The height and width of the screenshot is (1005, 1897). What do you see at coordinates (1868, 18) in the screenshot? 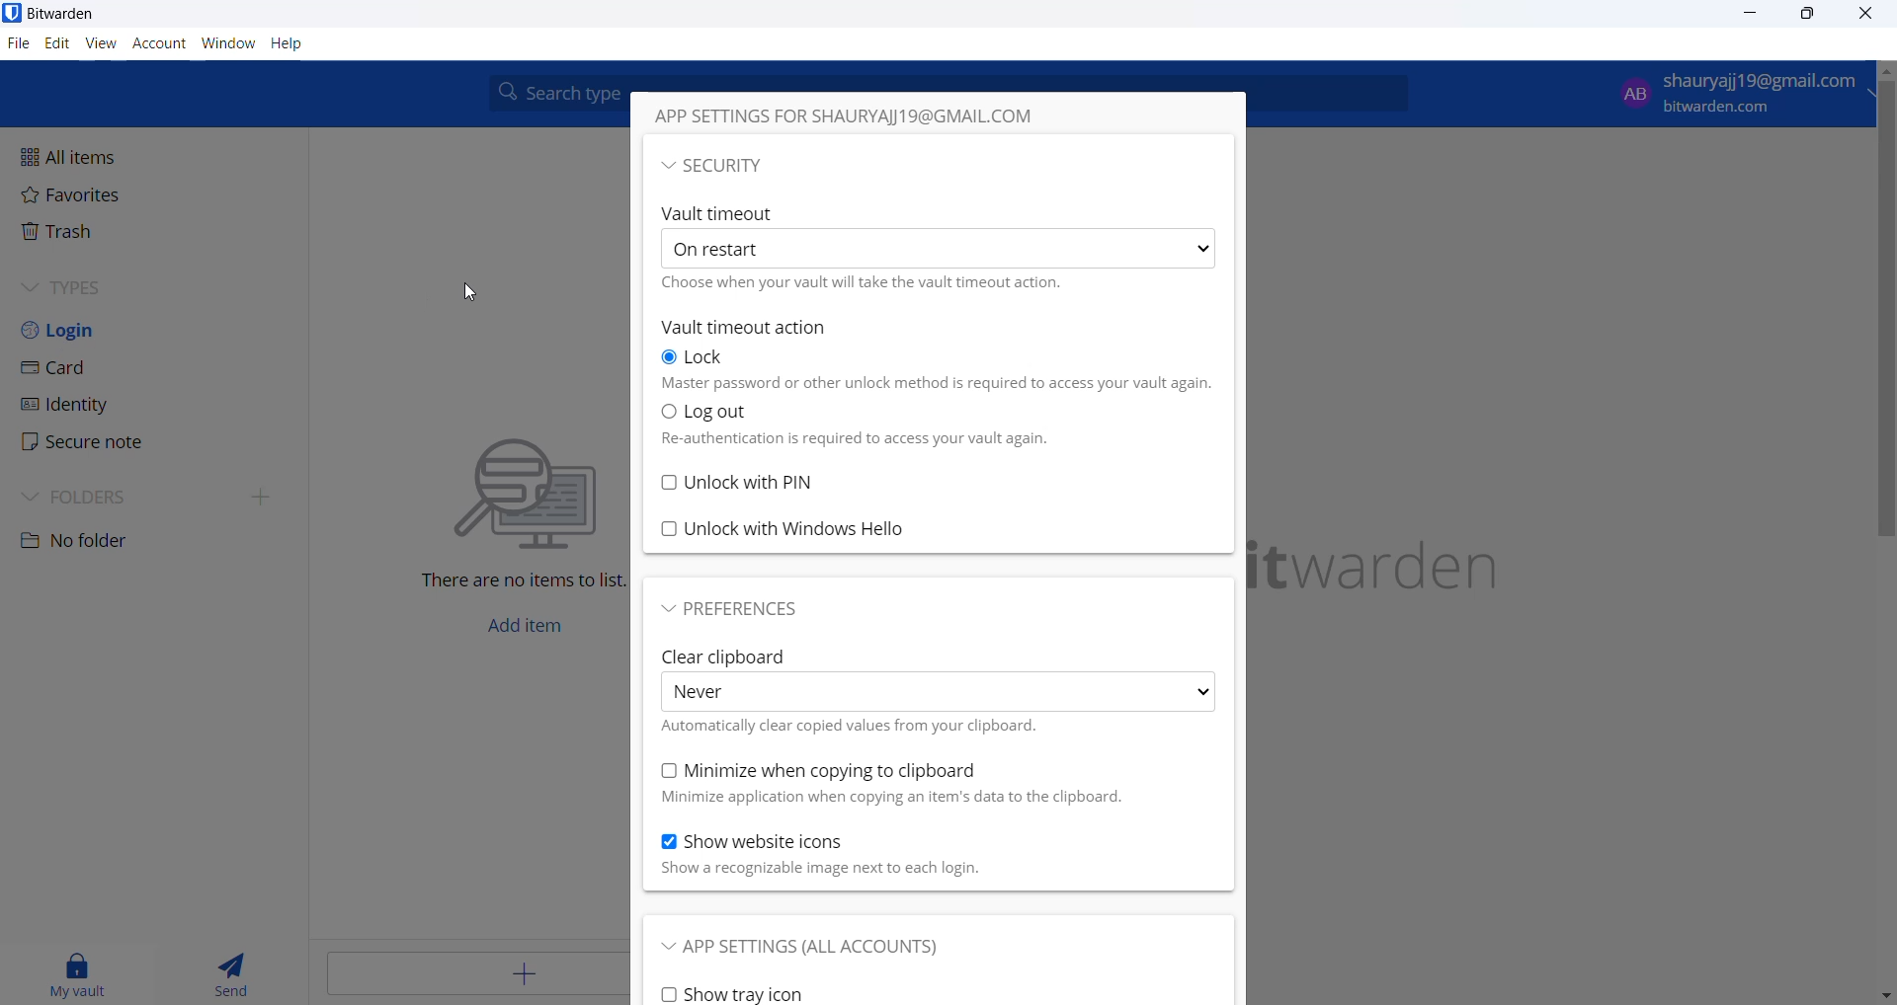
I see `close` at bounding box center [1868, 18].